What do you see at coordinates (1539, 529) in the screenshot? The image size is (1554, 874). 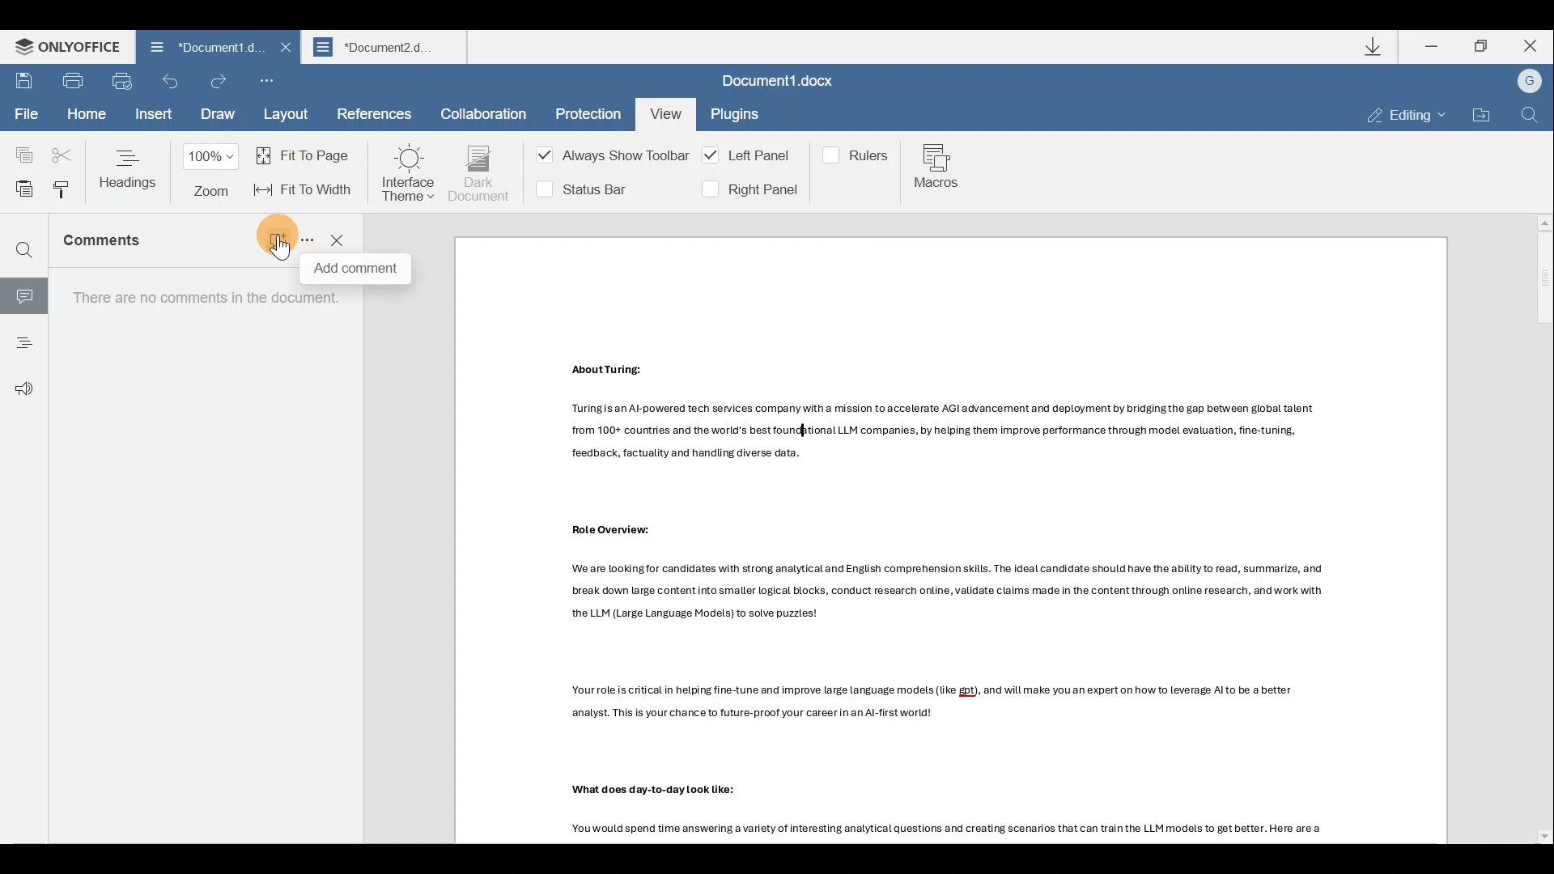 I see `Scroll bar` at bounding box center [1539, 529].